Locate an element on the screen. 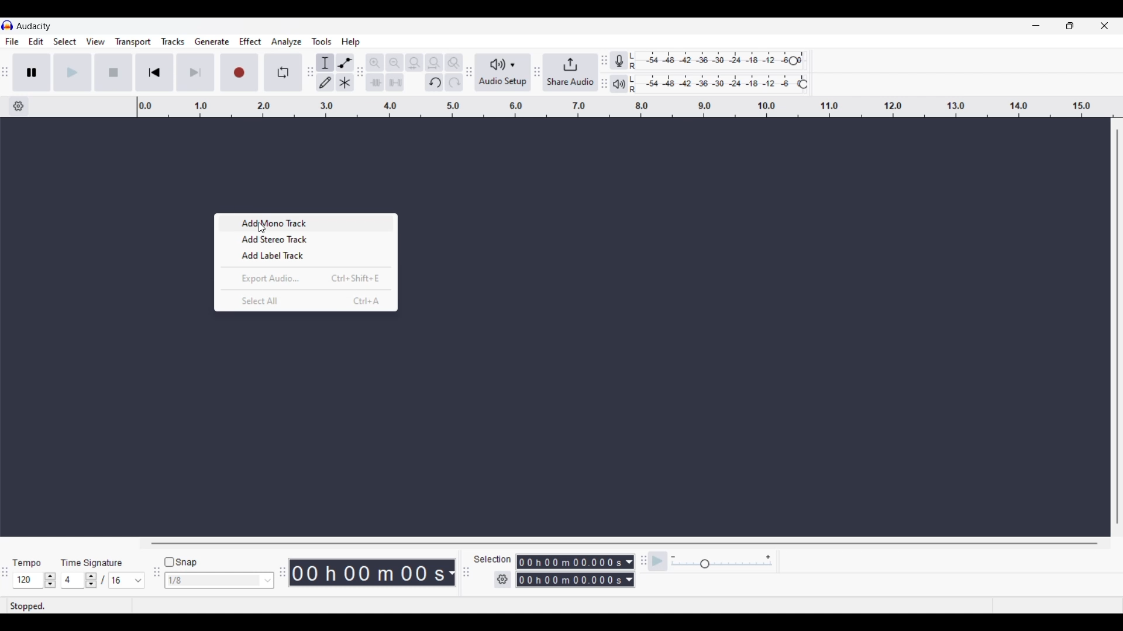  Add mono track is located at coordinates (307, 223).